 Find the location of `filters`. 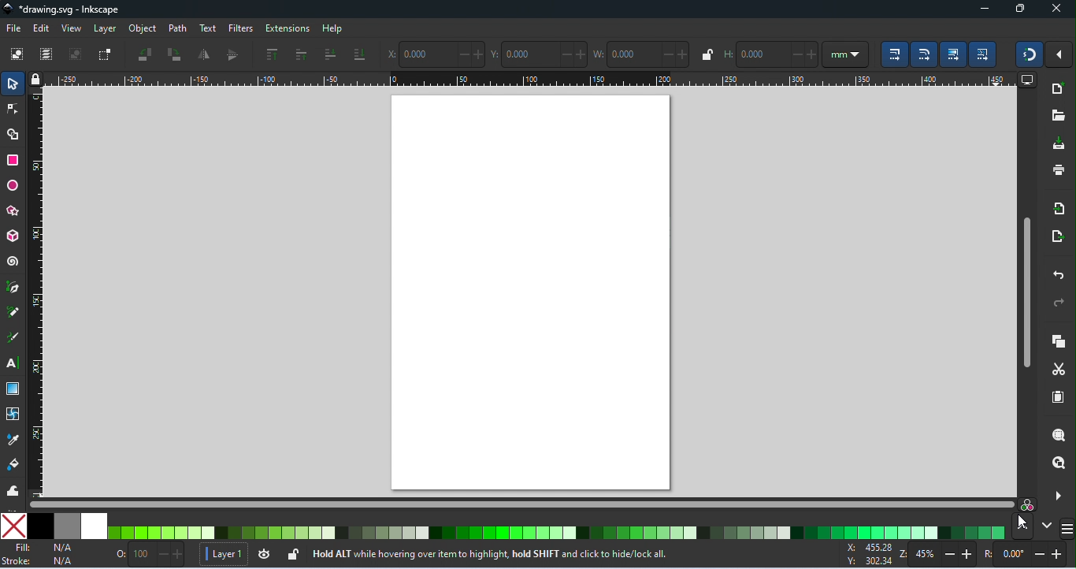

filters is located at coordinates (239, 28).